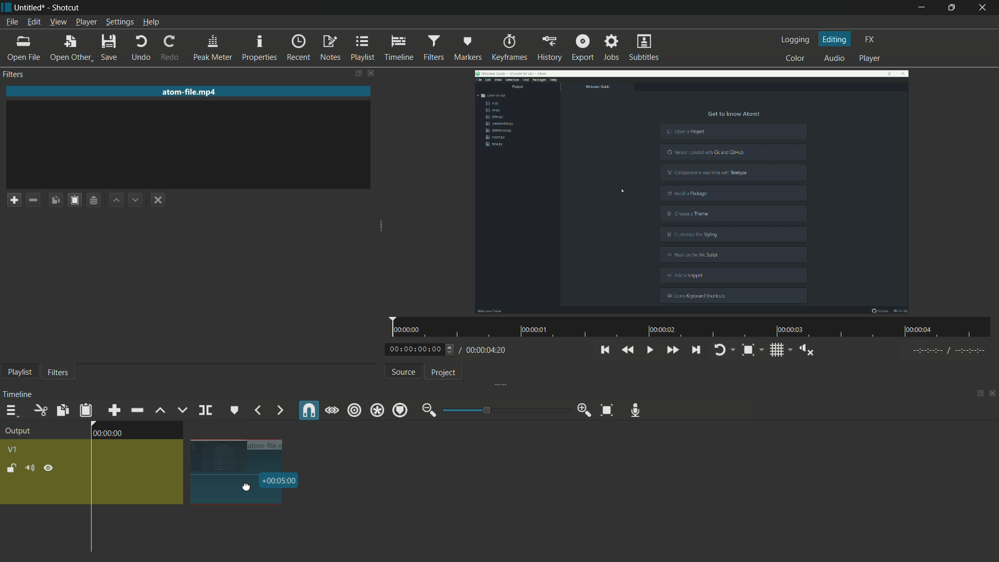 The width and height of the screenshot is (999, 562). What do you see at coordinates (7, 7) in the screenshot?
I see `` at bounding box center [7, 7].